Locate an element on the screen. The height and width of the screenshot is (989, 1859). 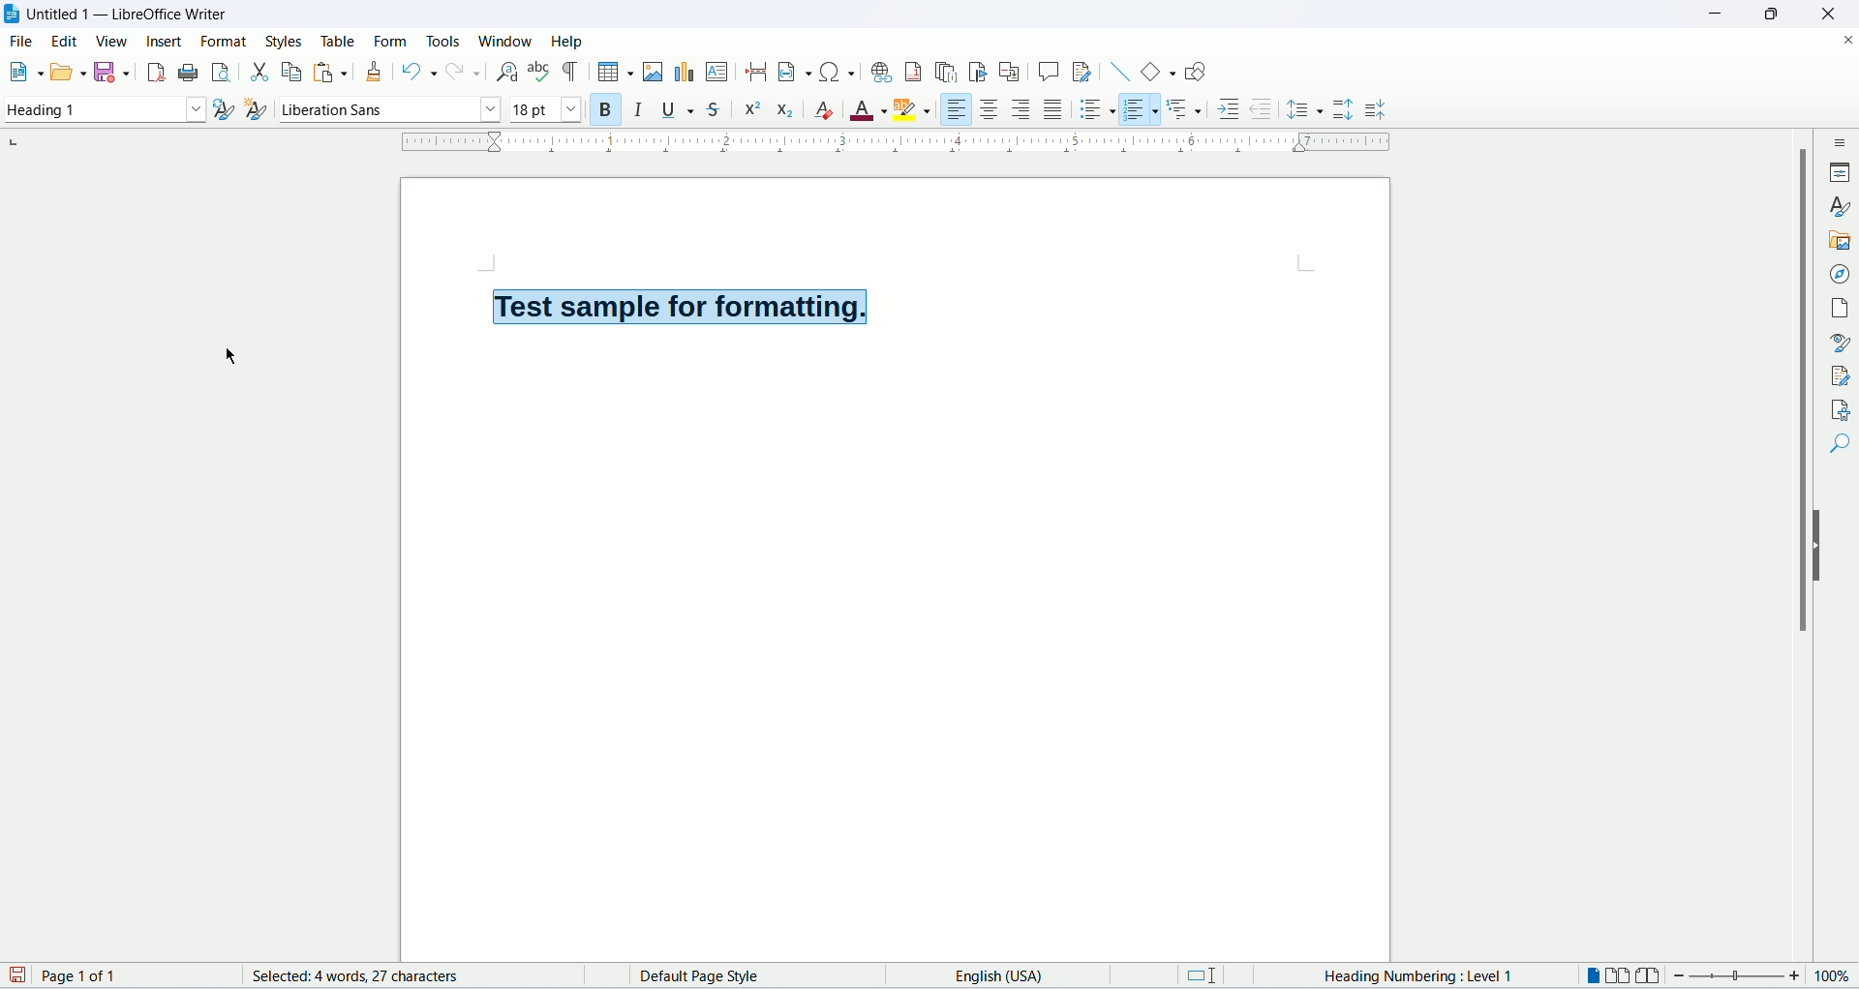
bold is located at coordinates (600, 108).